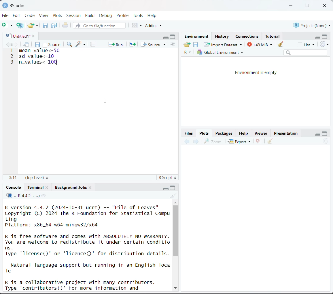 This screenshot has height=294, width=333. I want to click on maximize, so click(307, 6).